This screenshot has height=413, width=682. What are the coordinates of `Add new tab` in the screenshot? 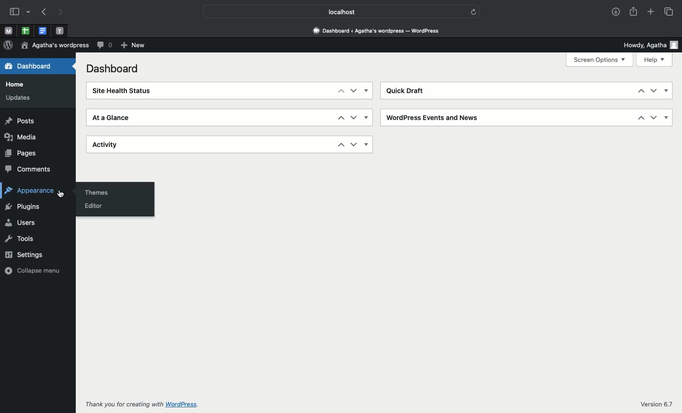 It's located at (652, 13).